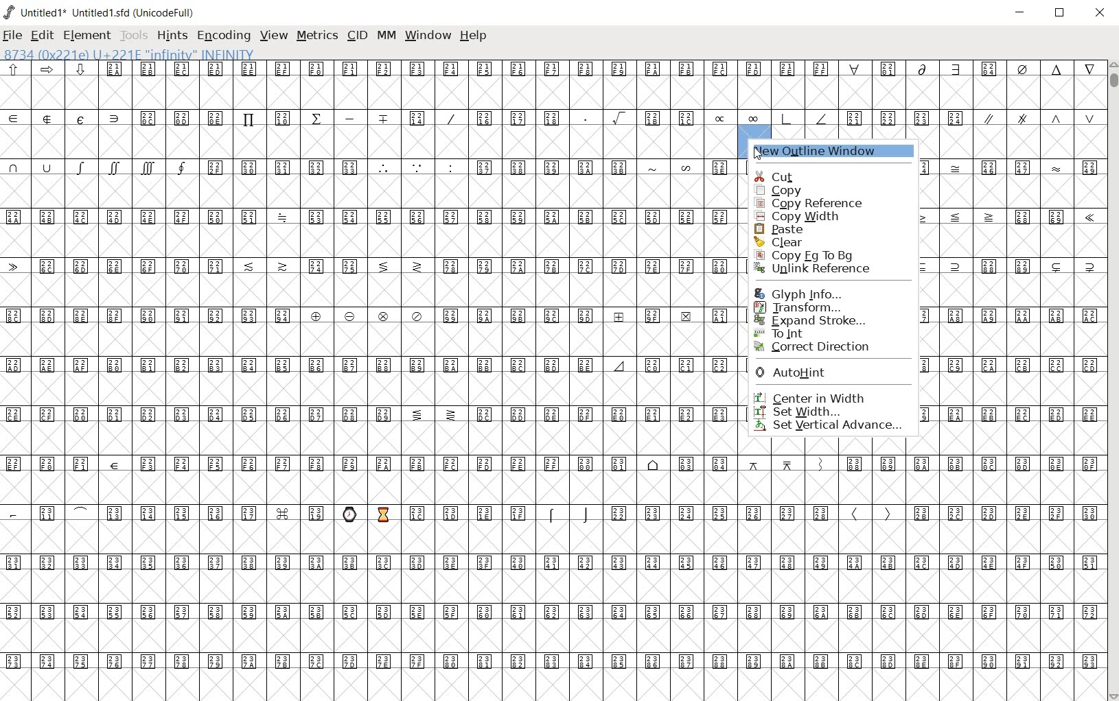 Image resolution: width=1119 pixels, height=701 pixels. I want to click on clear, so click(800, 241).